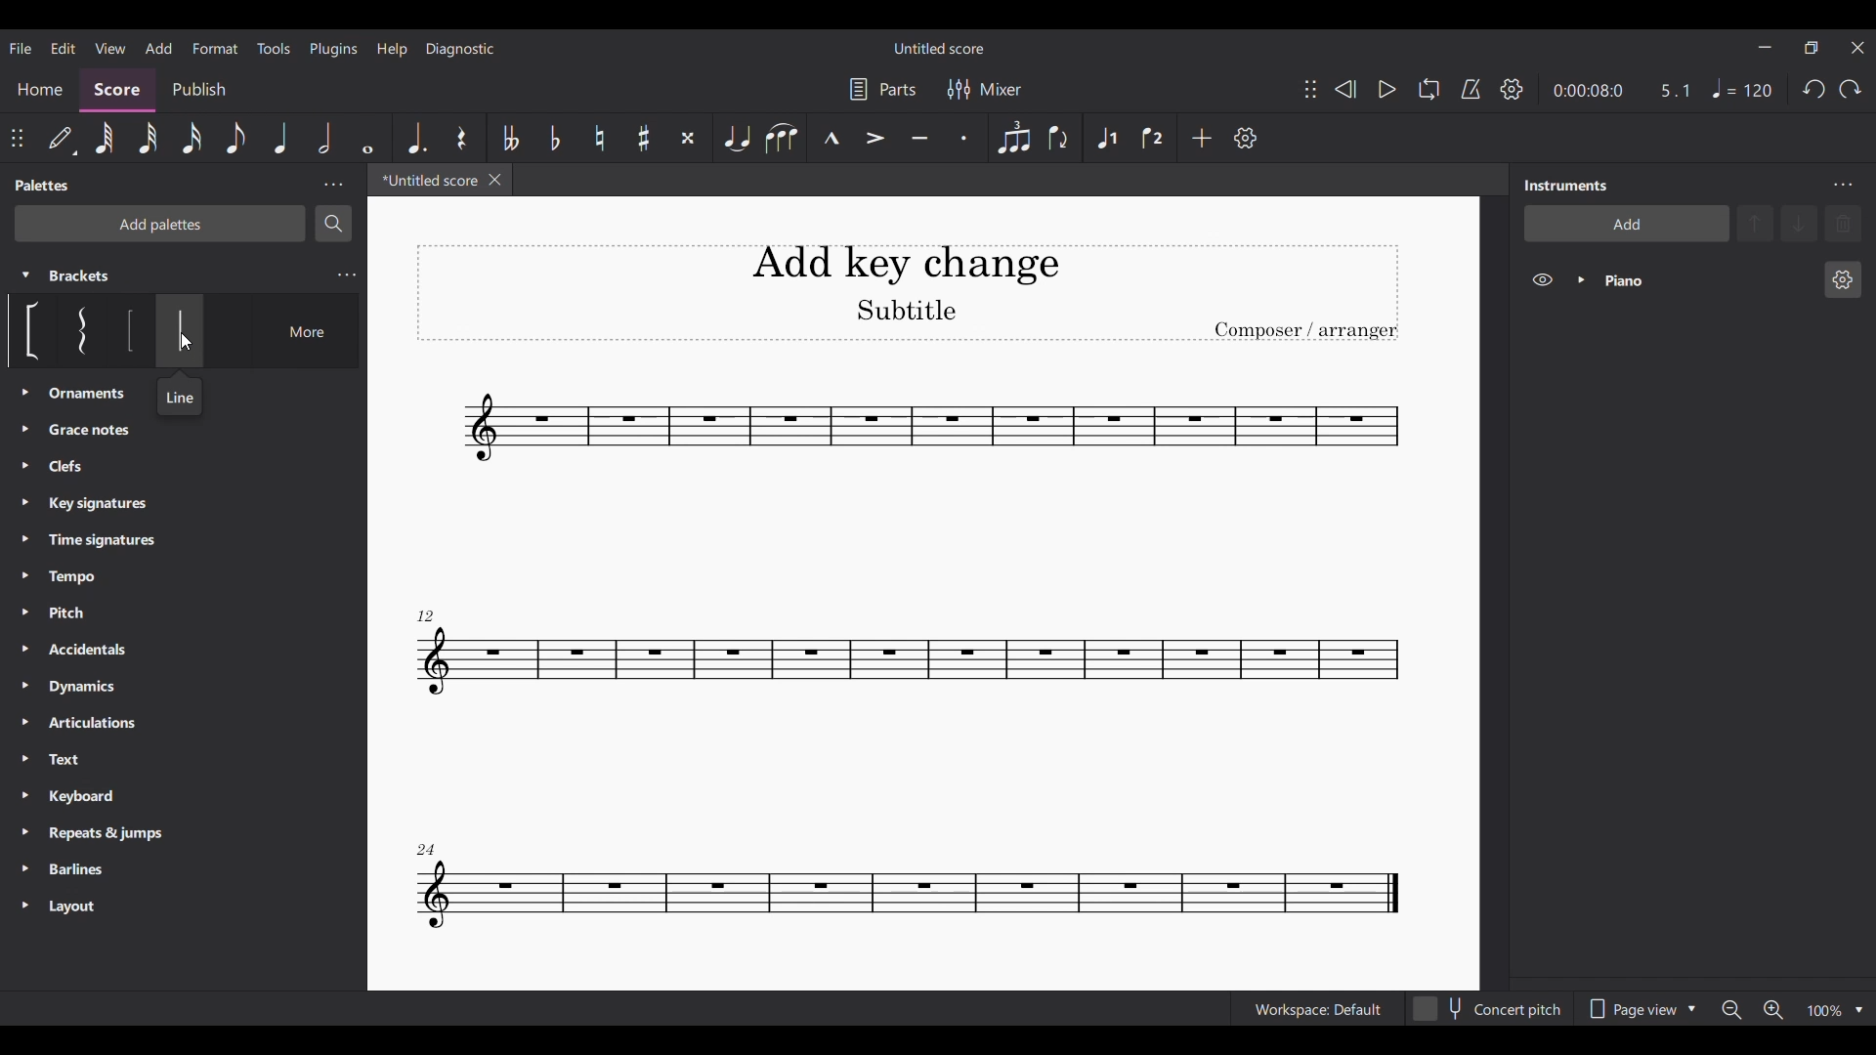 Image resolution: width=1876 pixels, height=1055 pixels. I want to click on 64th note, so click(106, 139).